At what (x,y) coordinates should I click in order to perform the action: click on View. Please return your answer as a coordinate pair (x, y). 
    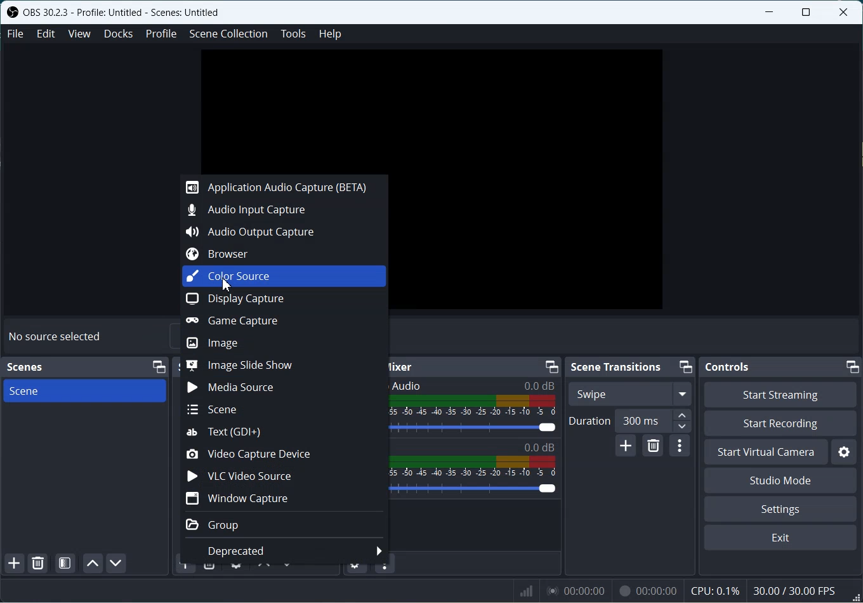
    Looking at the image, I should click on (79, 33).